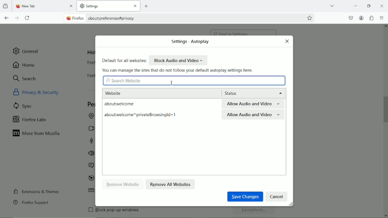 The image size is (388, 218). I want to click on go back, so click(7, 18).